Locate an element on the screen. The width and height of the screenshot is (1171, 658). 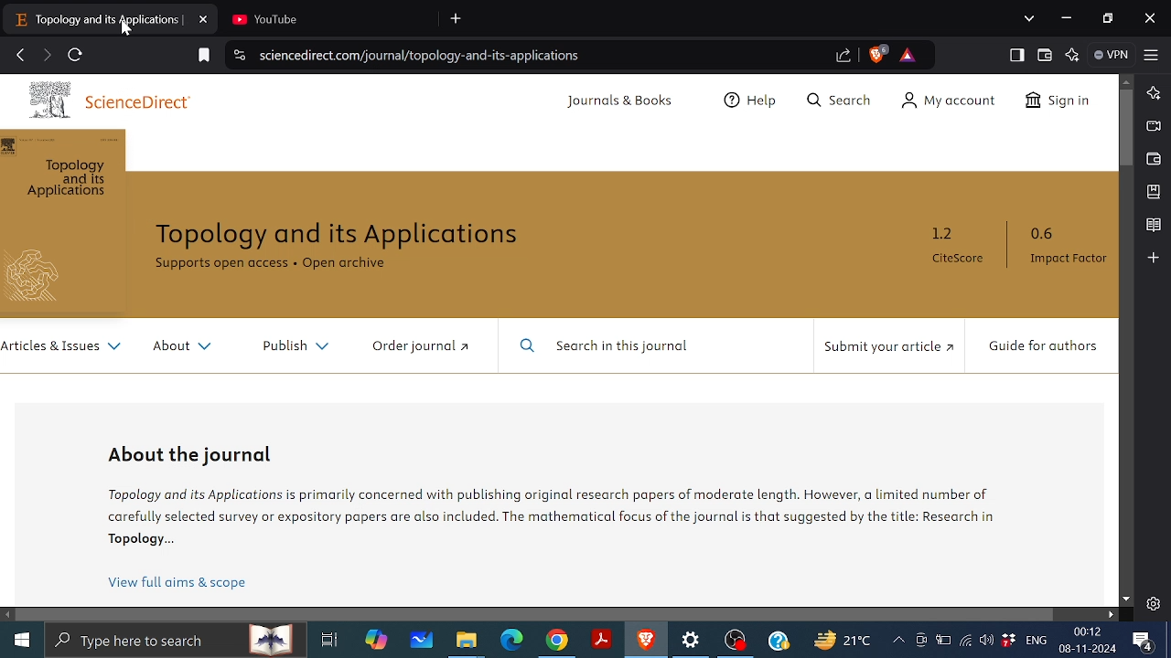
Start is located at coordinates (20, 637).